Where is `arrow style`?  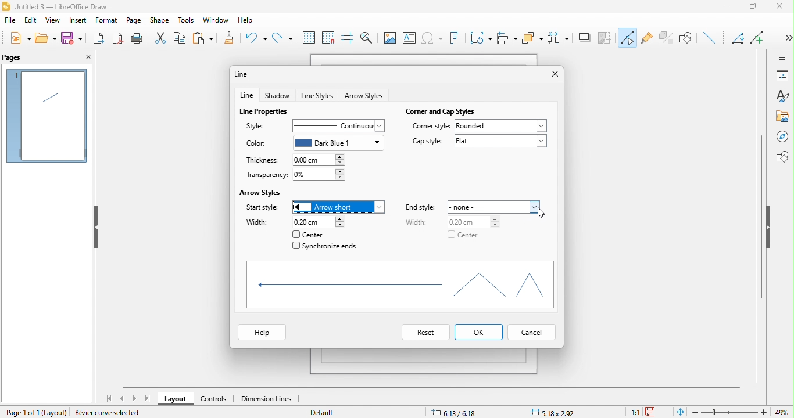
arrow style is located at coordinates (365, 96).